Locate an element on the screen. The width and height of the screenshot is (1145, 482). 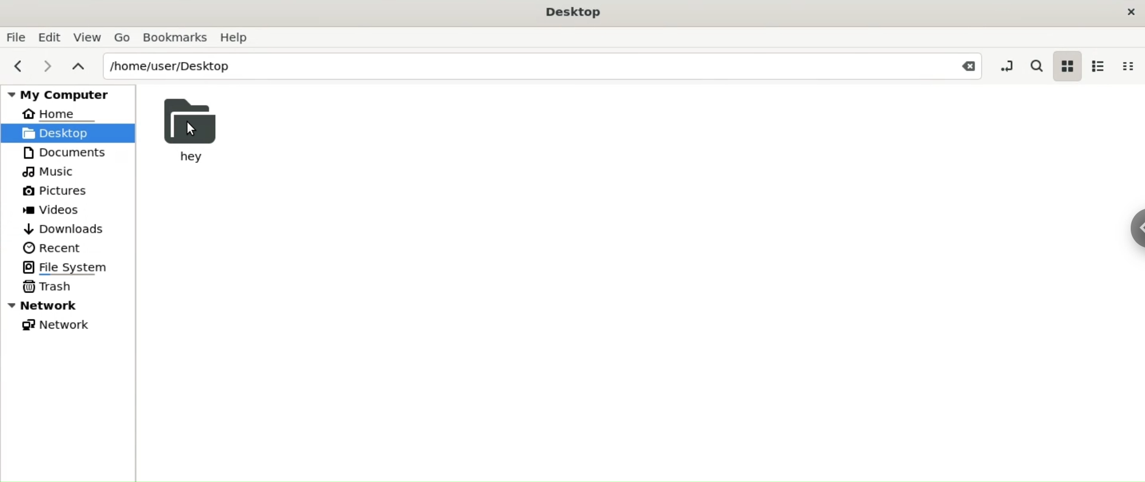
Close is located at coordinates (967, 66).